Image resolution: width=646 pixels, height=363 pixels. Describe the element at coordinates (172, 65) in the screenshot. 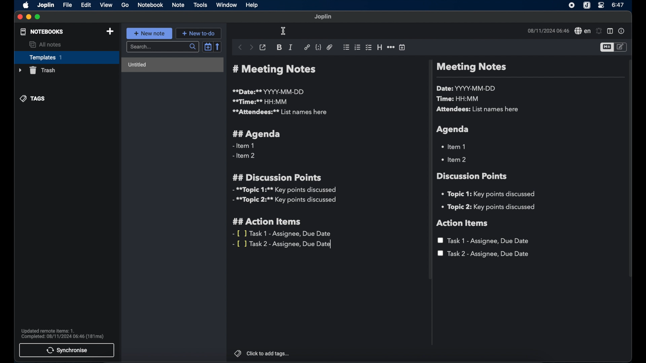

I see `untitled` at that location.